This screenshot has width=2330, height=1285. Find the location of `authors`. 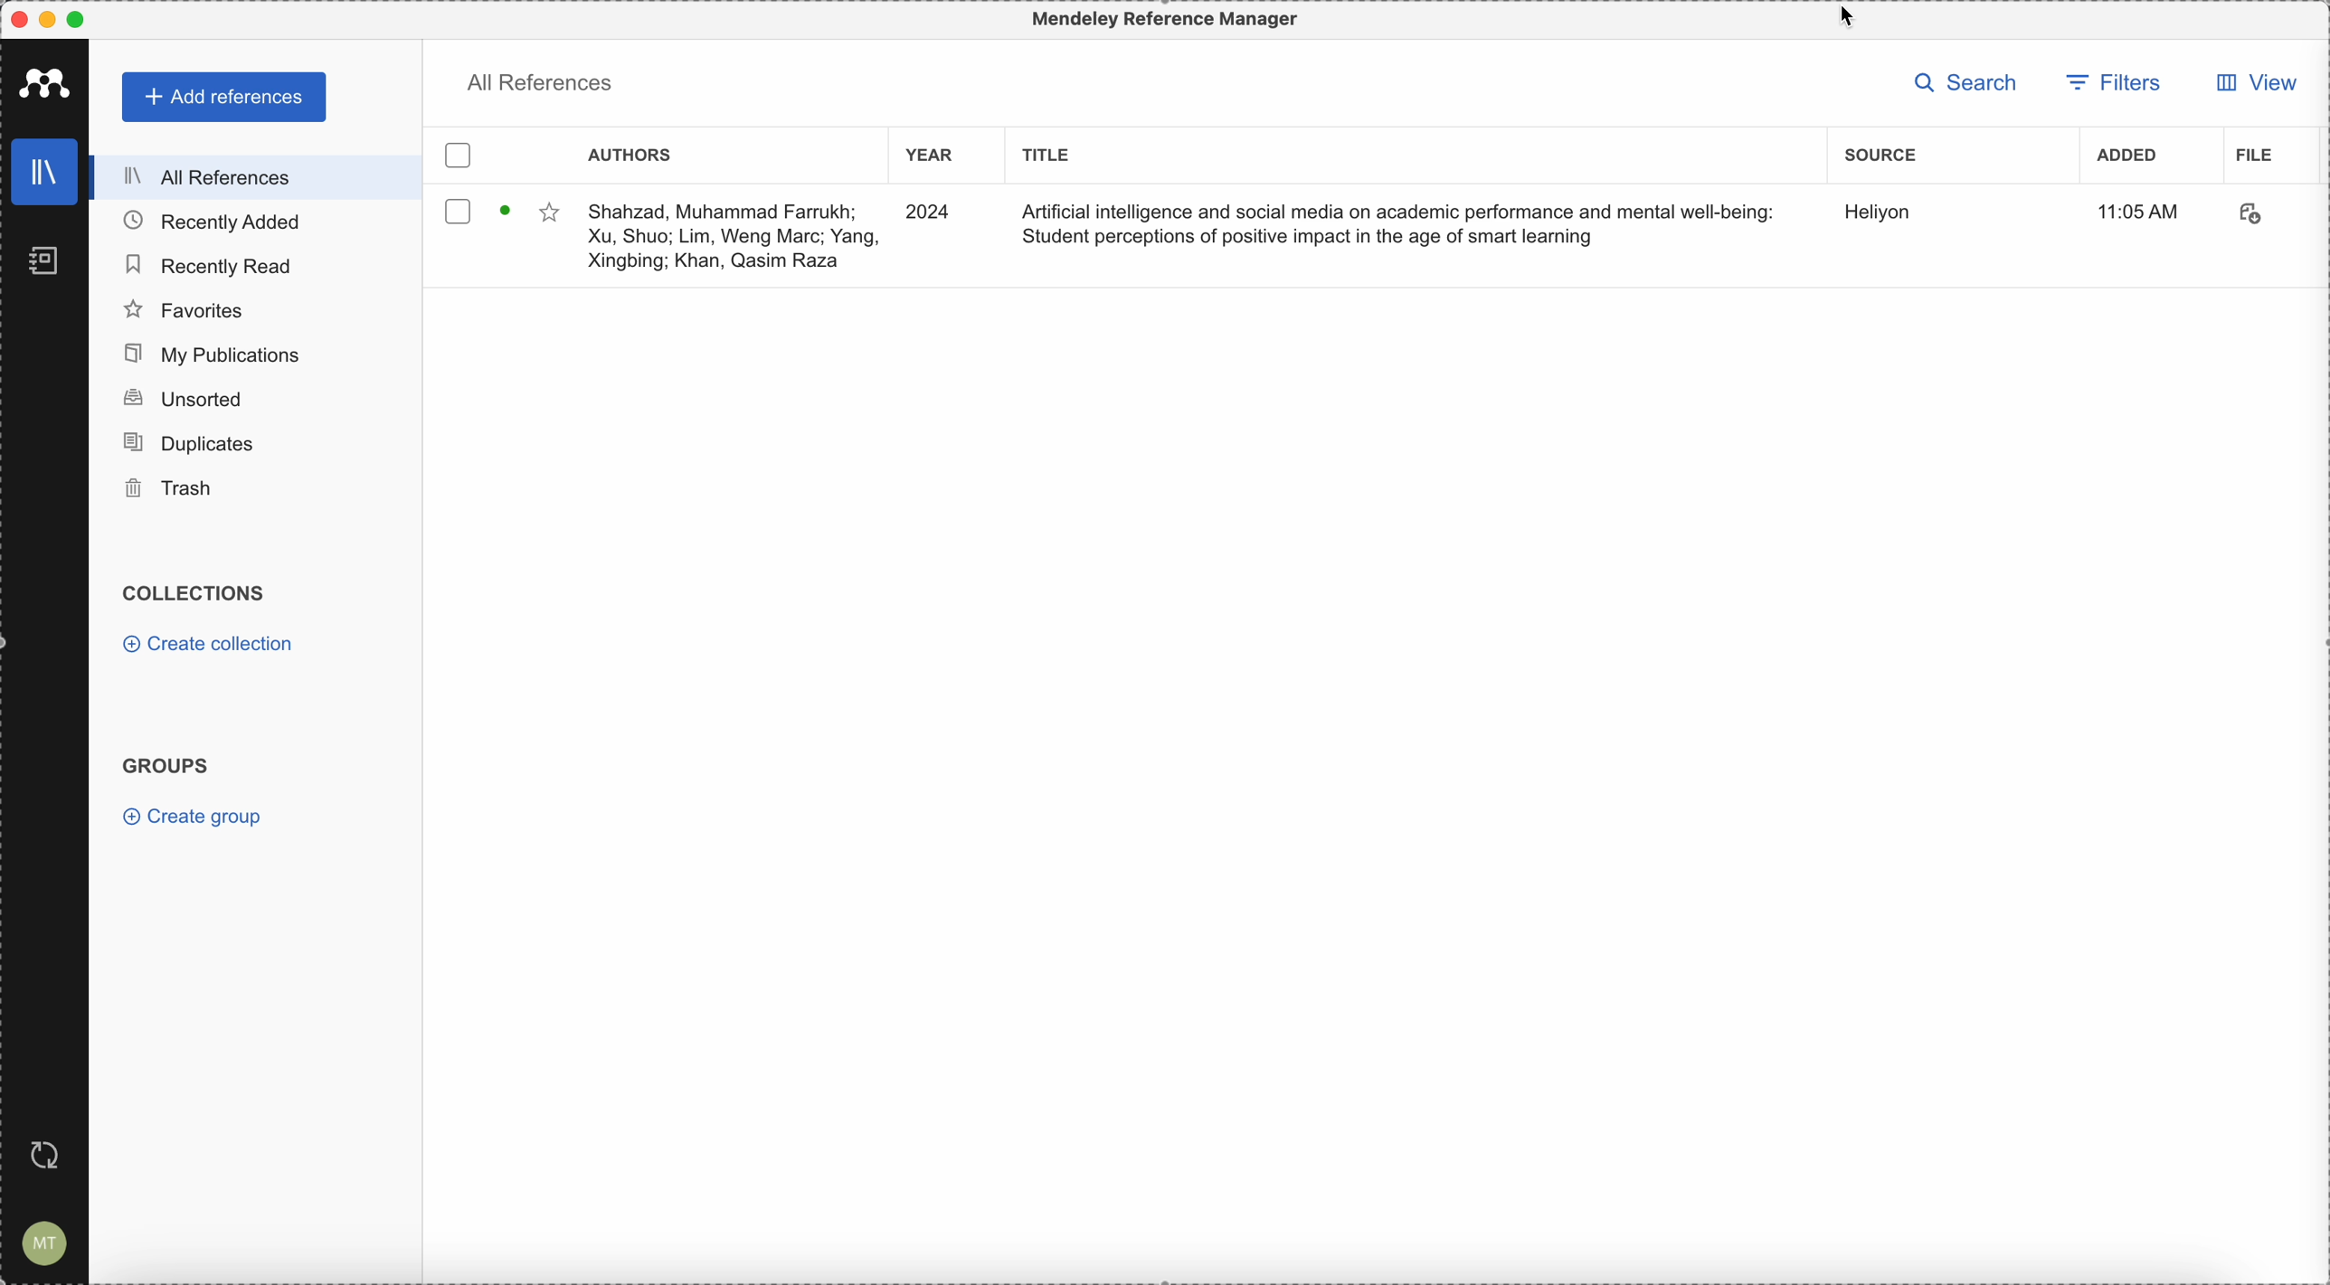

authors is located at coordinates (630, 157).